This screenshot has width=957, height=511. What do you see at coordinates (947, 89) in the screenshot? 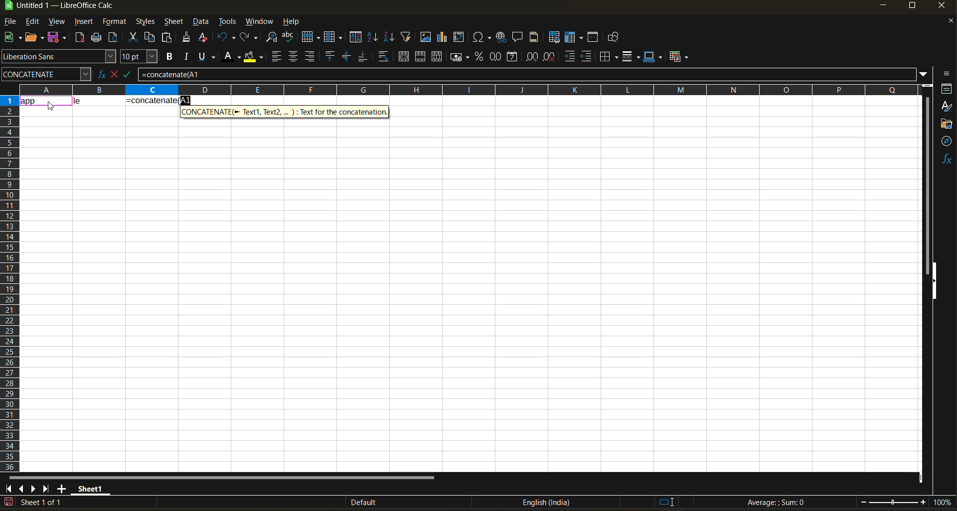
I see `properties` at bounding box center [947, 89].